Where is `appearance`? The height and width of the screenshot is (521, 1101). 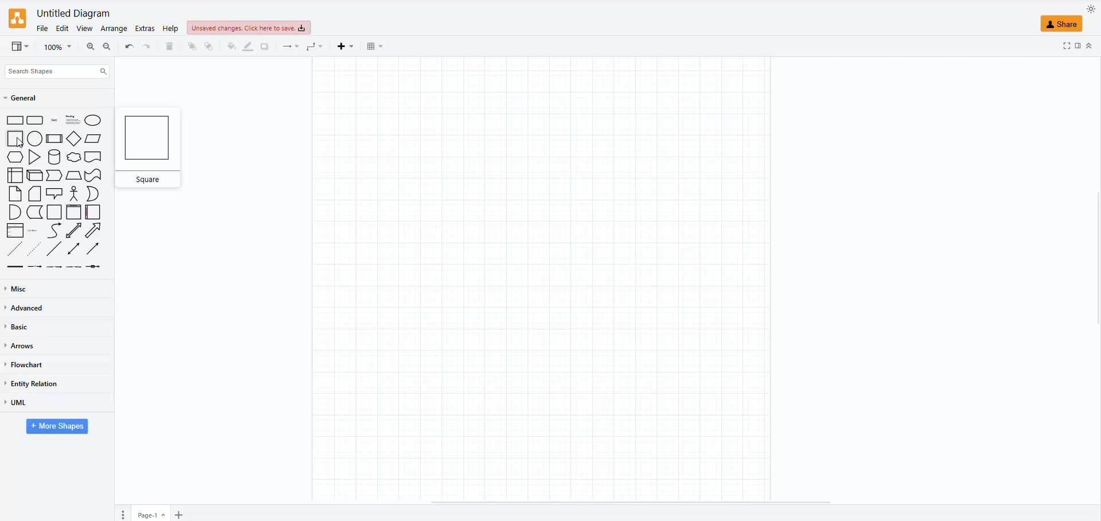
appearance is located at coordinates (1087, 10).